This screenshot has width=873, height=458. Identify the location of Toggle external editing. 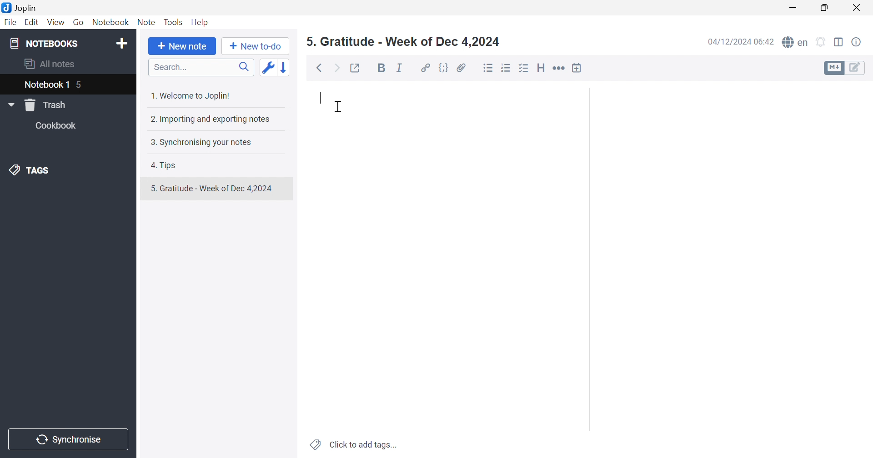
(358, 69).